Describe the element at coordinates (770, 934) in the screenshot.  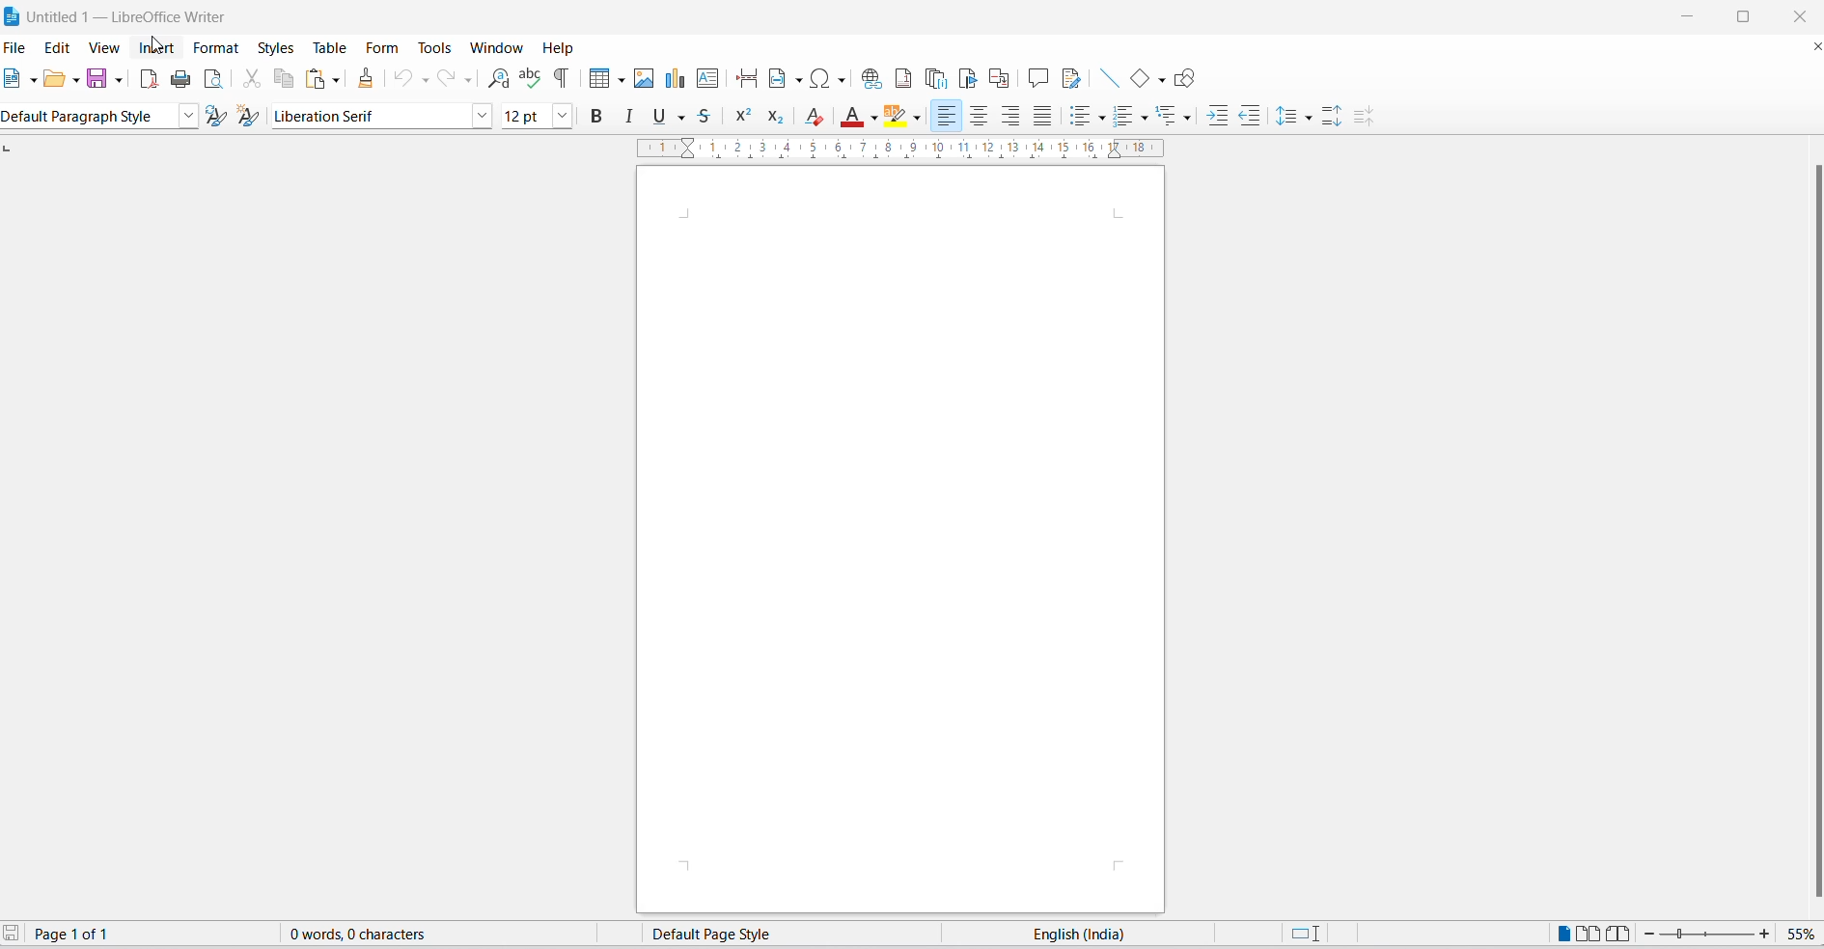
I see `page style` at that location.